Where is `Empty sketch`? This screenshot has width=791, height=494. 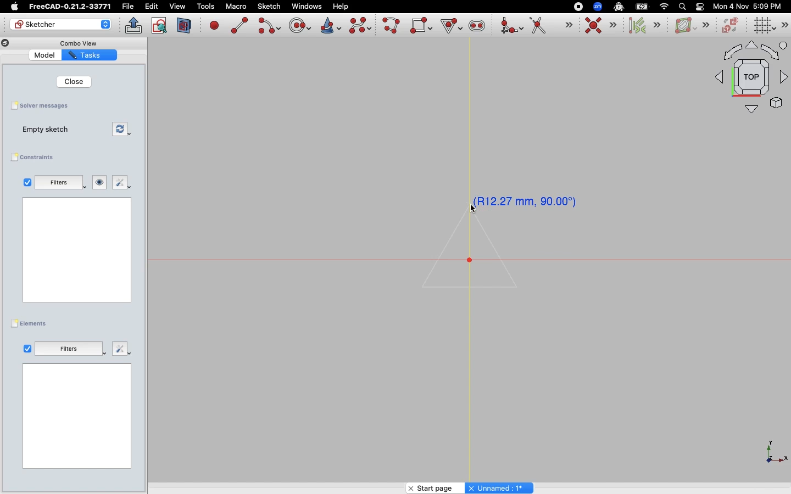 Empty sketch is located at coordinates (47, 130).